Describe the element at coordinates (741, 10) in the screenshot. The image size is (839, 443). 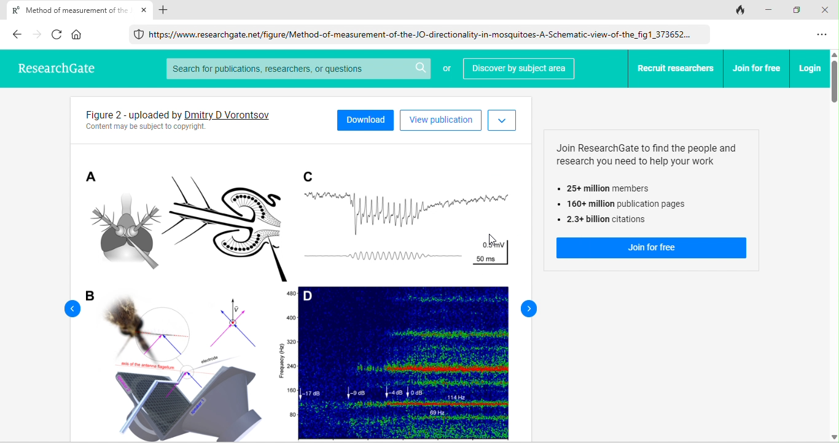
I see `track tab` at that location.